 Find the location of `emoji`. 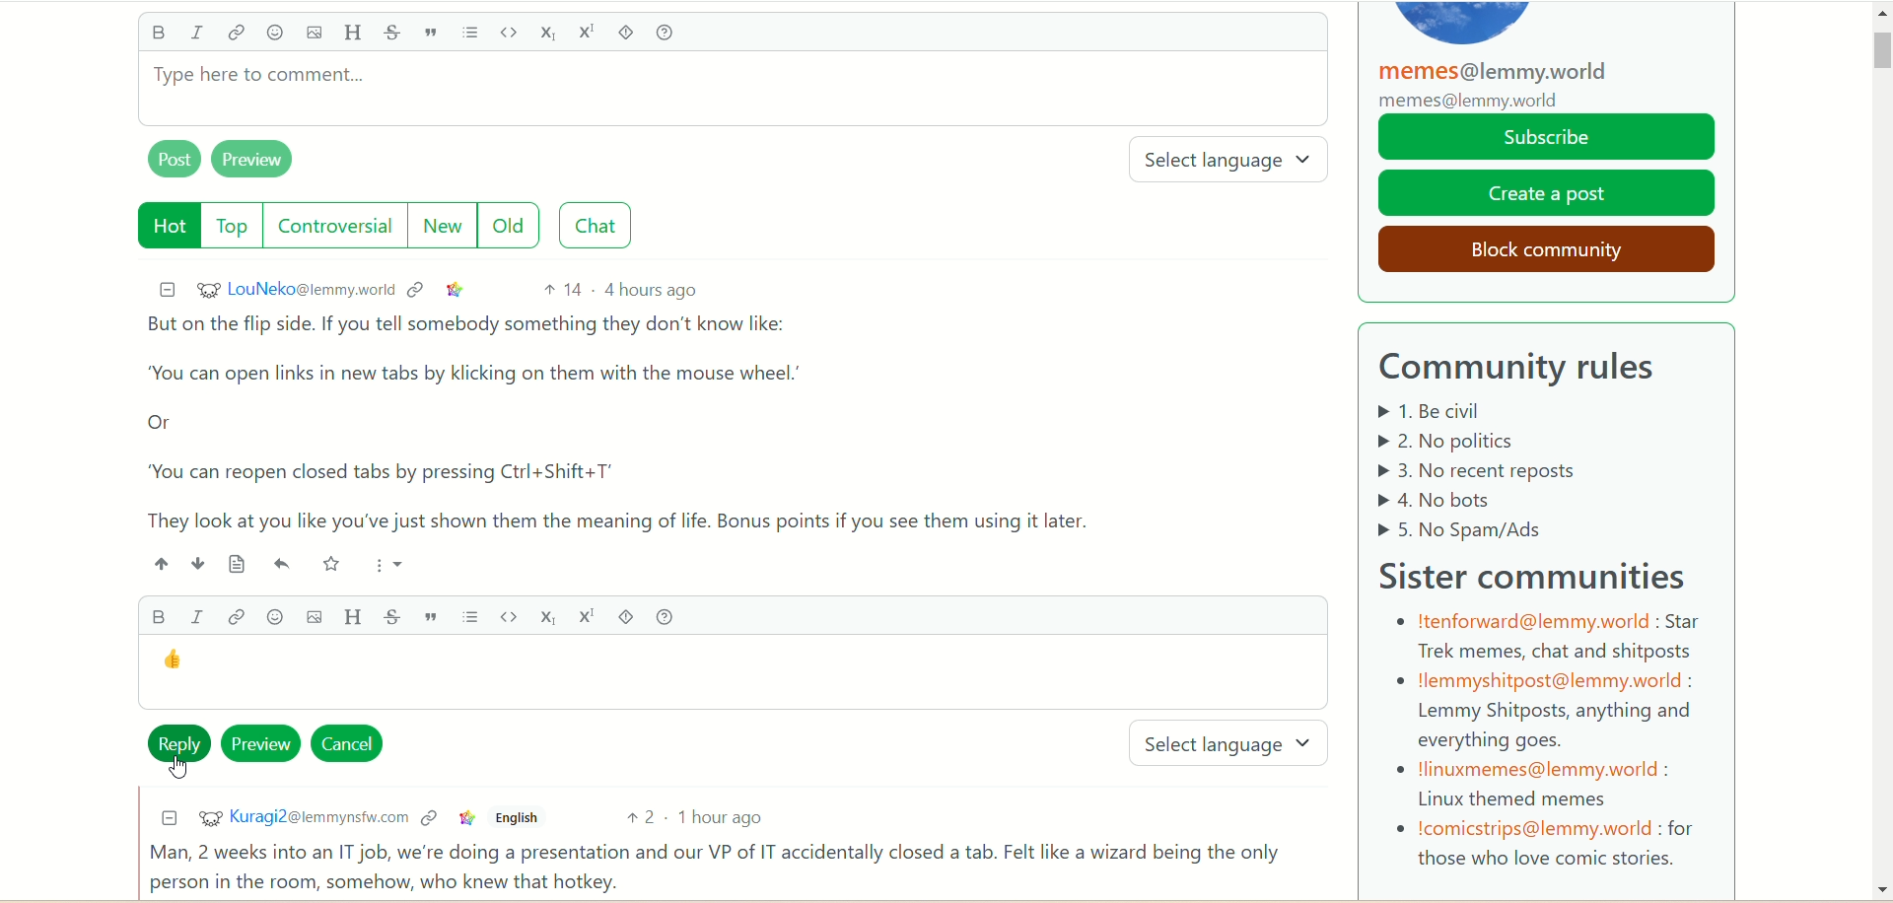

emoji is located at coordinates (274, 34).